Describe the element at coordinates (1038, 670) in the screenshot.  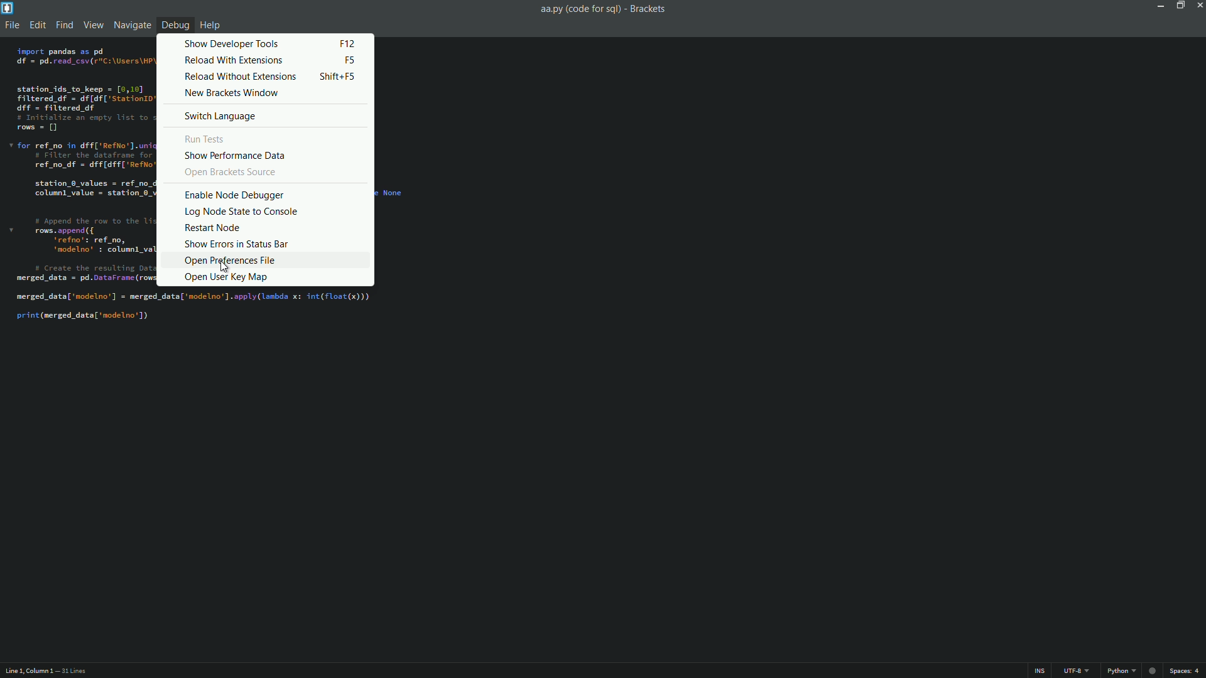
I see `INS` at that location.